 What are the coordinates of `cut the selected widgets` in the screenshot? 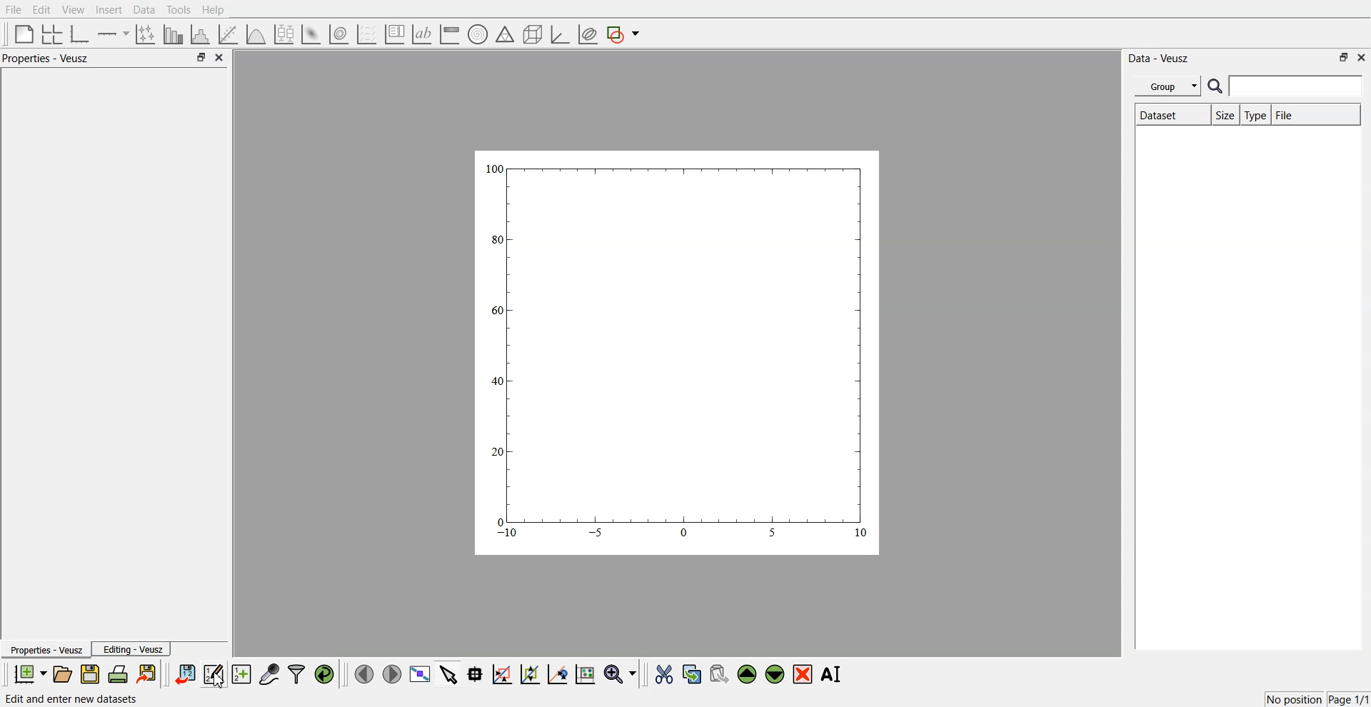 It's located at (663, 675).